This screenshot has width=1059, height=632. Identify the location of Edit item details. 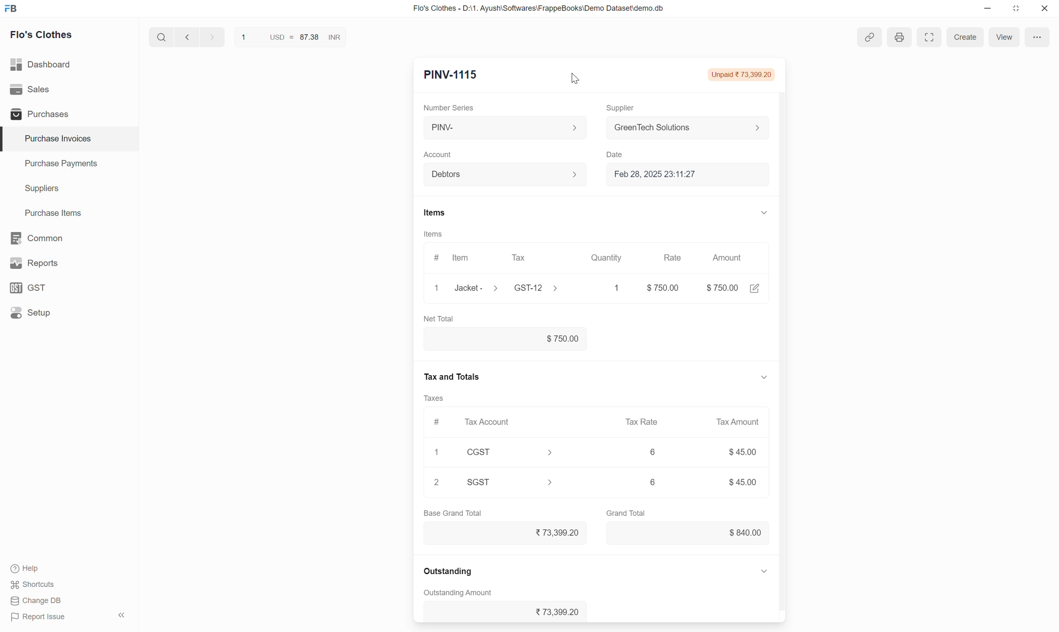
(495, 287).